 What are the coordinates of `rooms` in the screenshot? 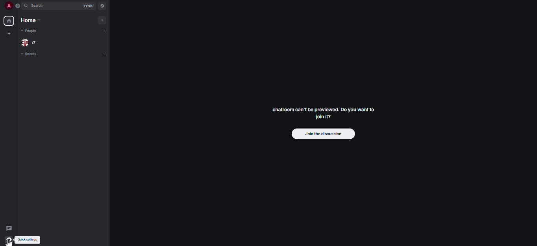 It's located at (32, 54).